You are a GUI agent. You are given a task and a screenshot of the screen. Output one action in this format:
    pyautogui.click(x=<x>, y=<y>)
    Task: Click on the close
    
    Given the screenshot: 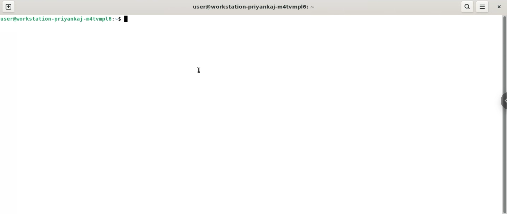 What is the action you would take?
    pyautogui.click(x=499, y=7)
    